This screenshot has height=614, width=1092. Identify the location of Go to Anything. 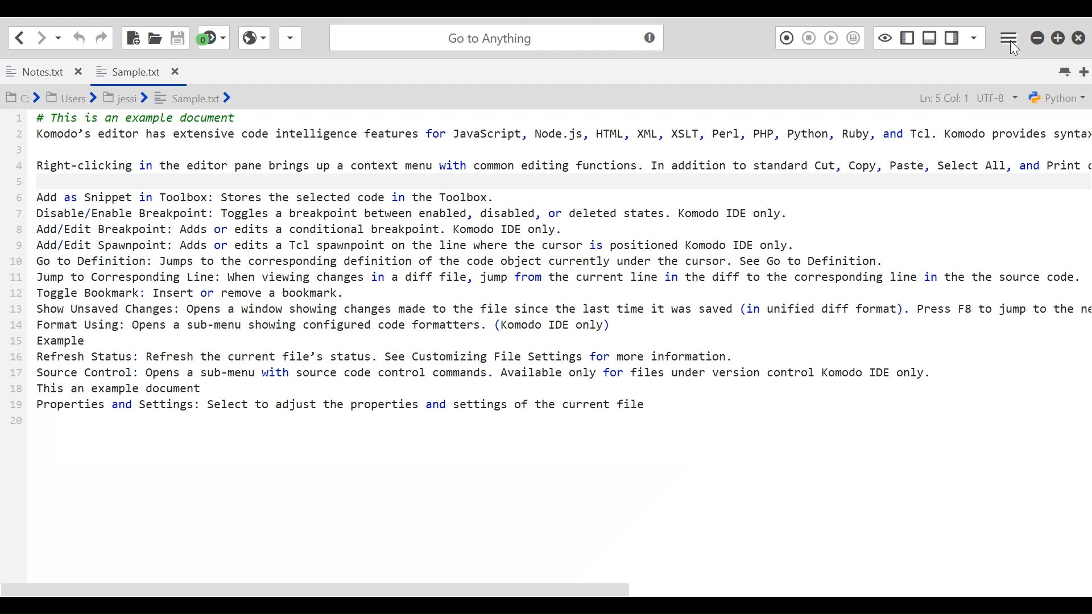
(499, 38).